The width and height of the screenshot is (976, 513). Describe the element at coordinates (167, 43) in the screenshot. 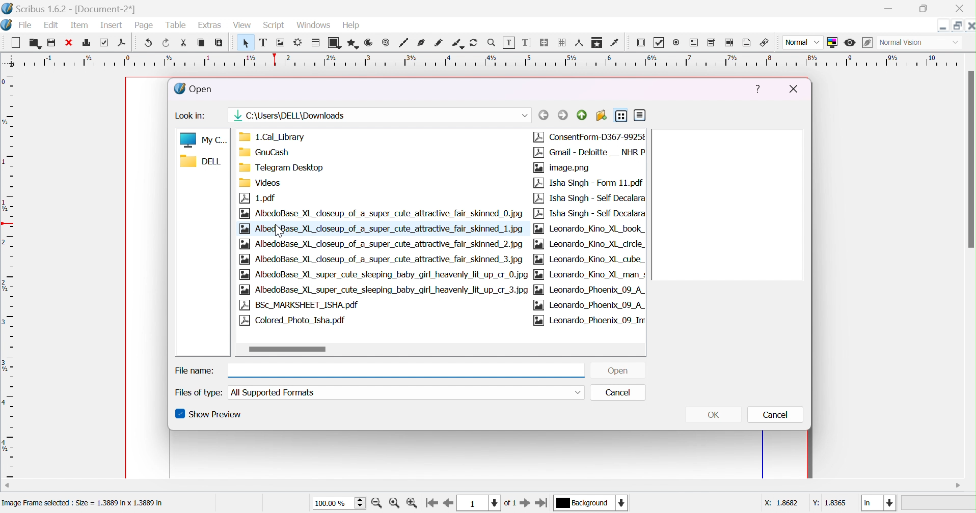

I see `redo` at that location.